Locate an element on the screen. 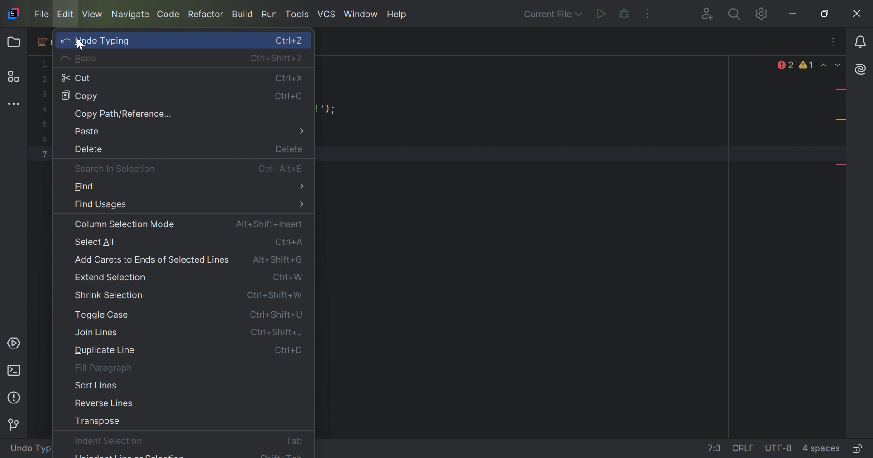 The width and height of the screenshot is (873, 458). Version control is located at coordinates (16, 425).